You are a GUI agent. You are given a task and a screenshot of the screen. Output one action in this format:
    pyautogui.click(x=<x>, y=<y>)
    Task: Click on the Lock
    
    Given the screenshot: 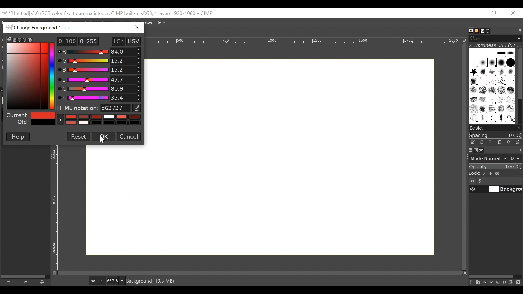 What is the action you would take?
    pyautogui.click(x=495, y=174)
    